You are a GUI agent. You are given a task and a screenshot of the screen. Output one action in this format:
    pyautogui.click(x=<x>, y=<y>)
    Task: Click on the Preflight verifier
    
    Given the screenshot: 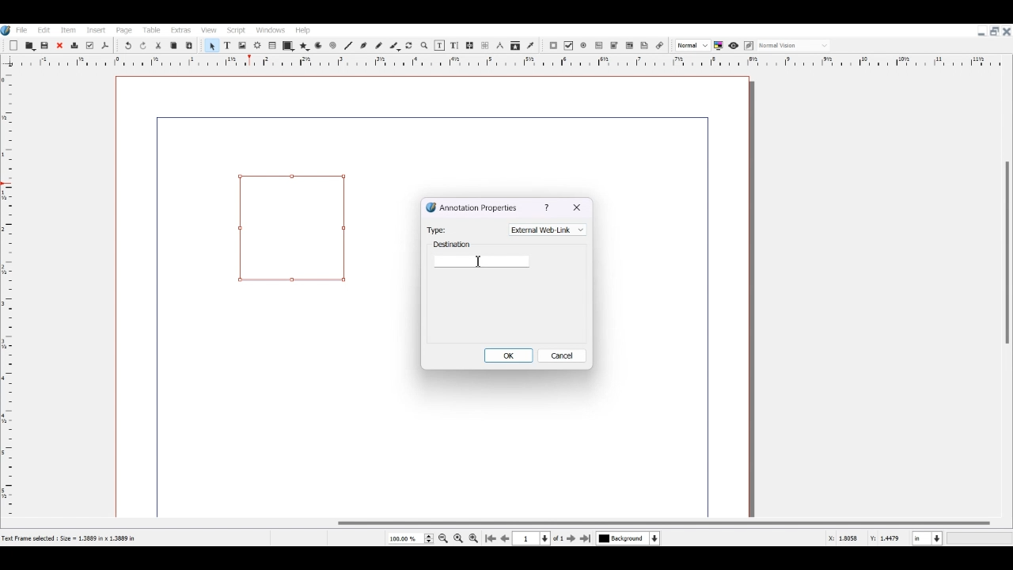 What is the action you would take?
    pyautogui.click(x=89, y=46)
    